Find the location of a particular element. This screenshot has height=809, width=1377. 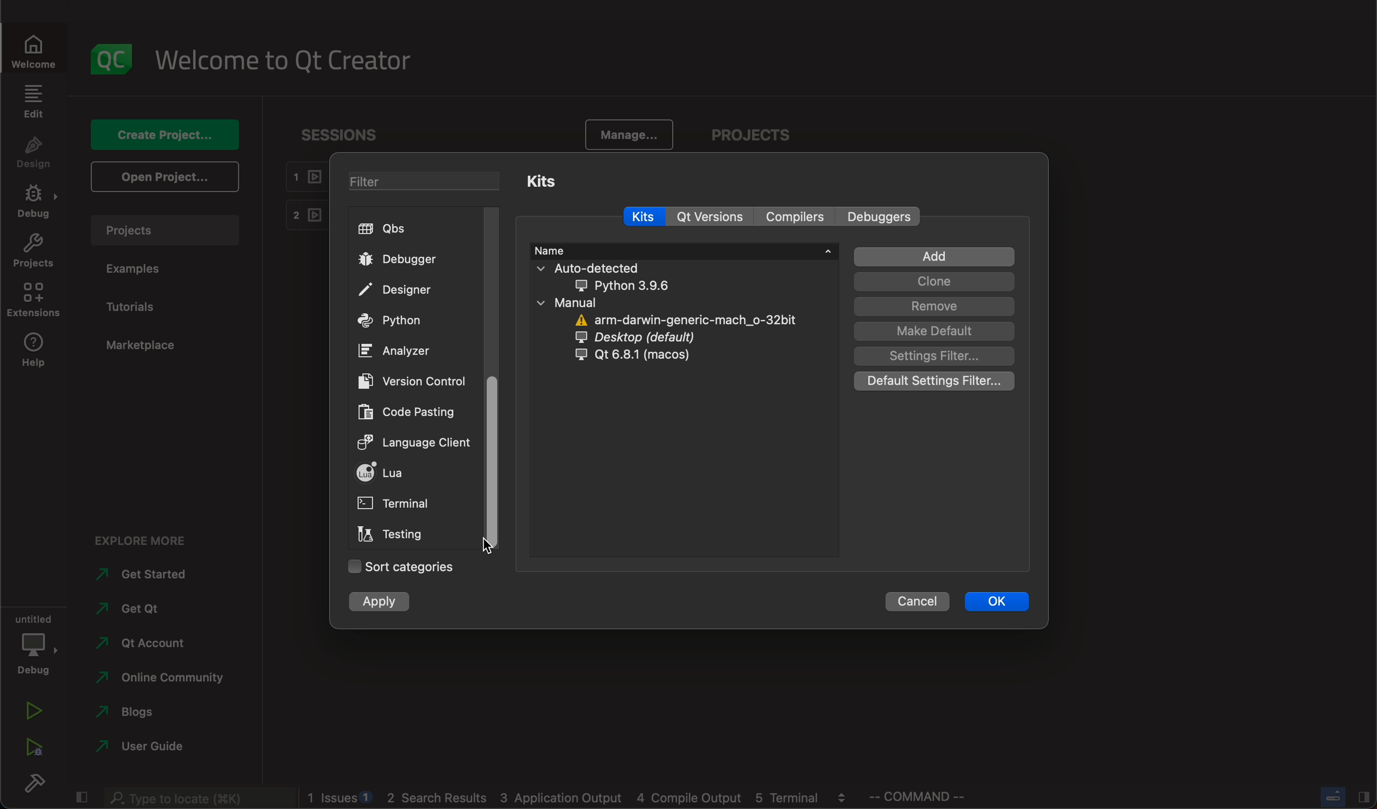

help is located at coordinates (34, 352).